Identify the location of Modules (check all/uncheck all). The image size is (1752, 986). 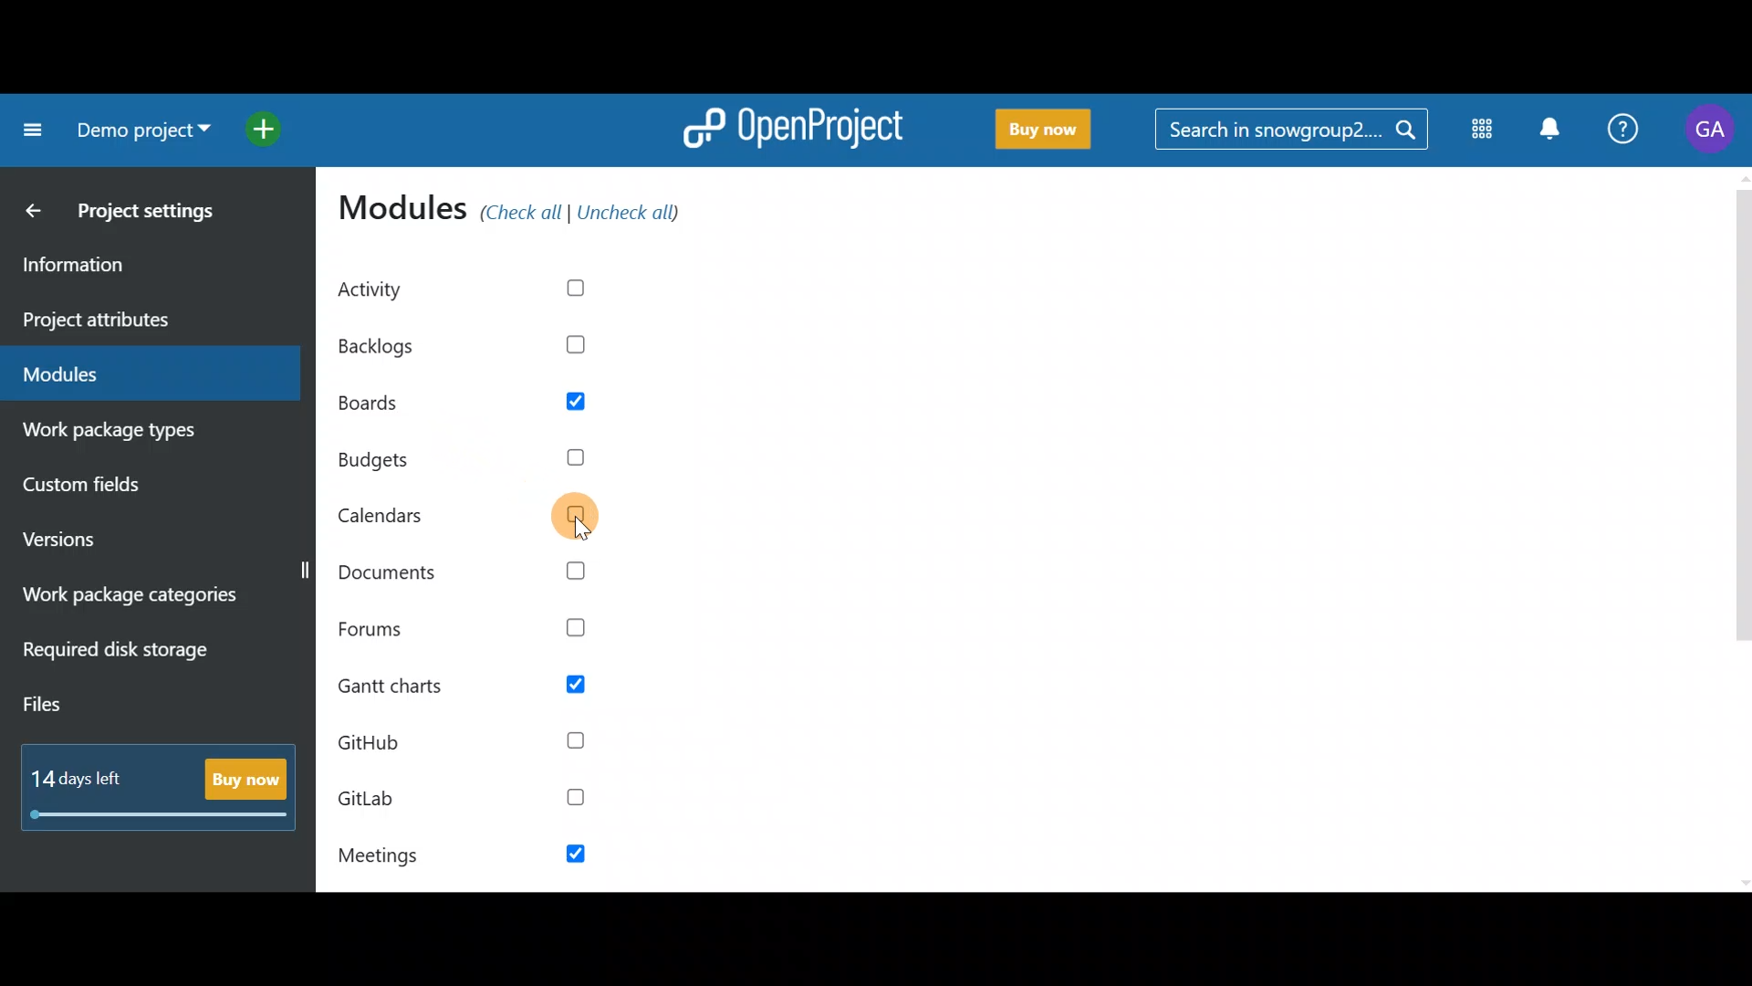
(511, 224).